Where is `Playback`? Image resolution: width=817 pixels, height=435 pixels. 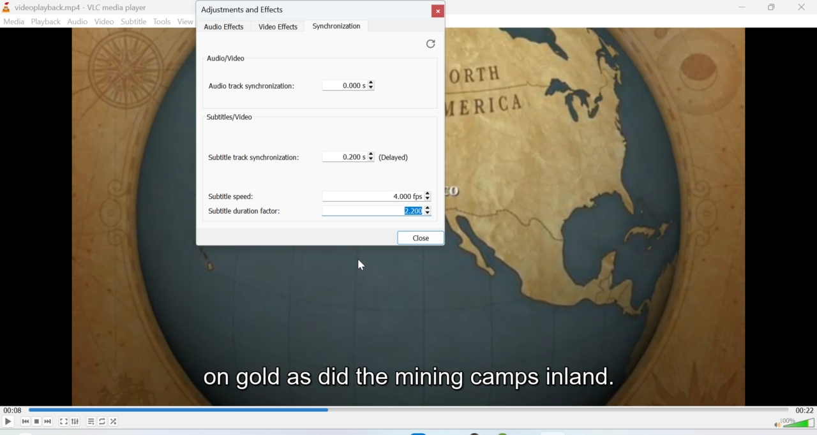 Playback is located at coordinates (46, 22).